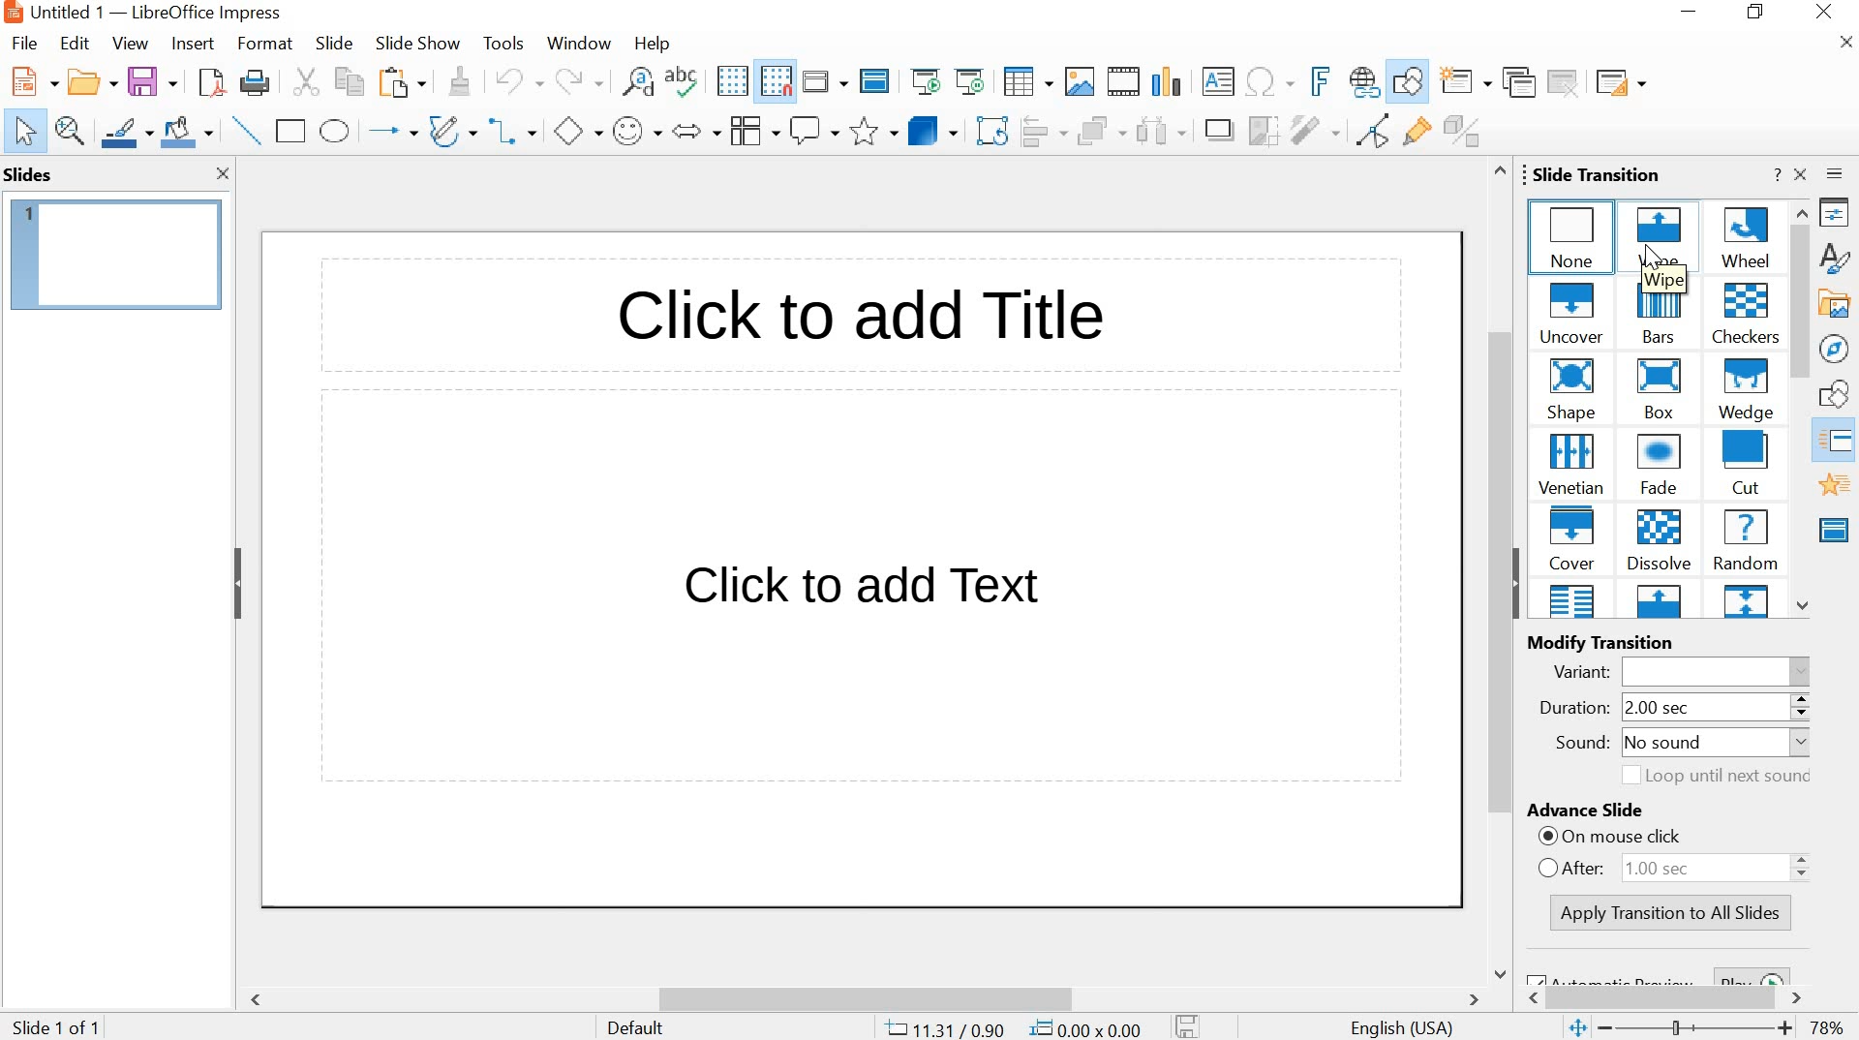 The image size is (1859, 1040). I want to click on VENETIAN, so click(1570, 464).